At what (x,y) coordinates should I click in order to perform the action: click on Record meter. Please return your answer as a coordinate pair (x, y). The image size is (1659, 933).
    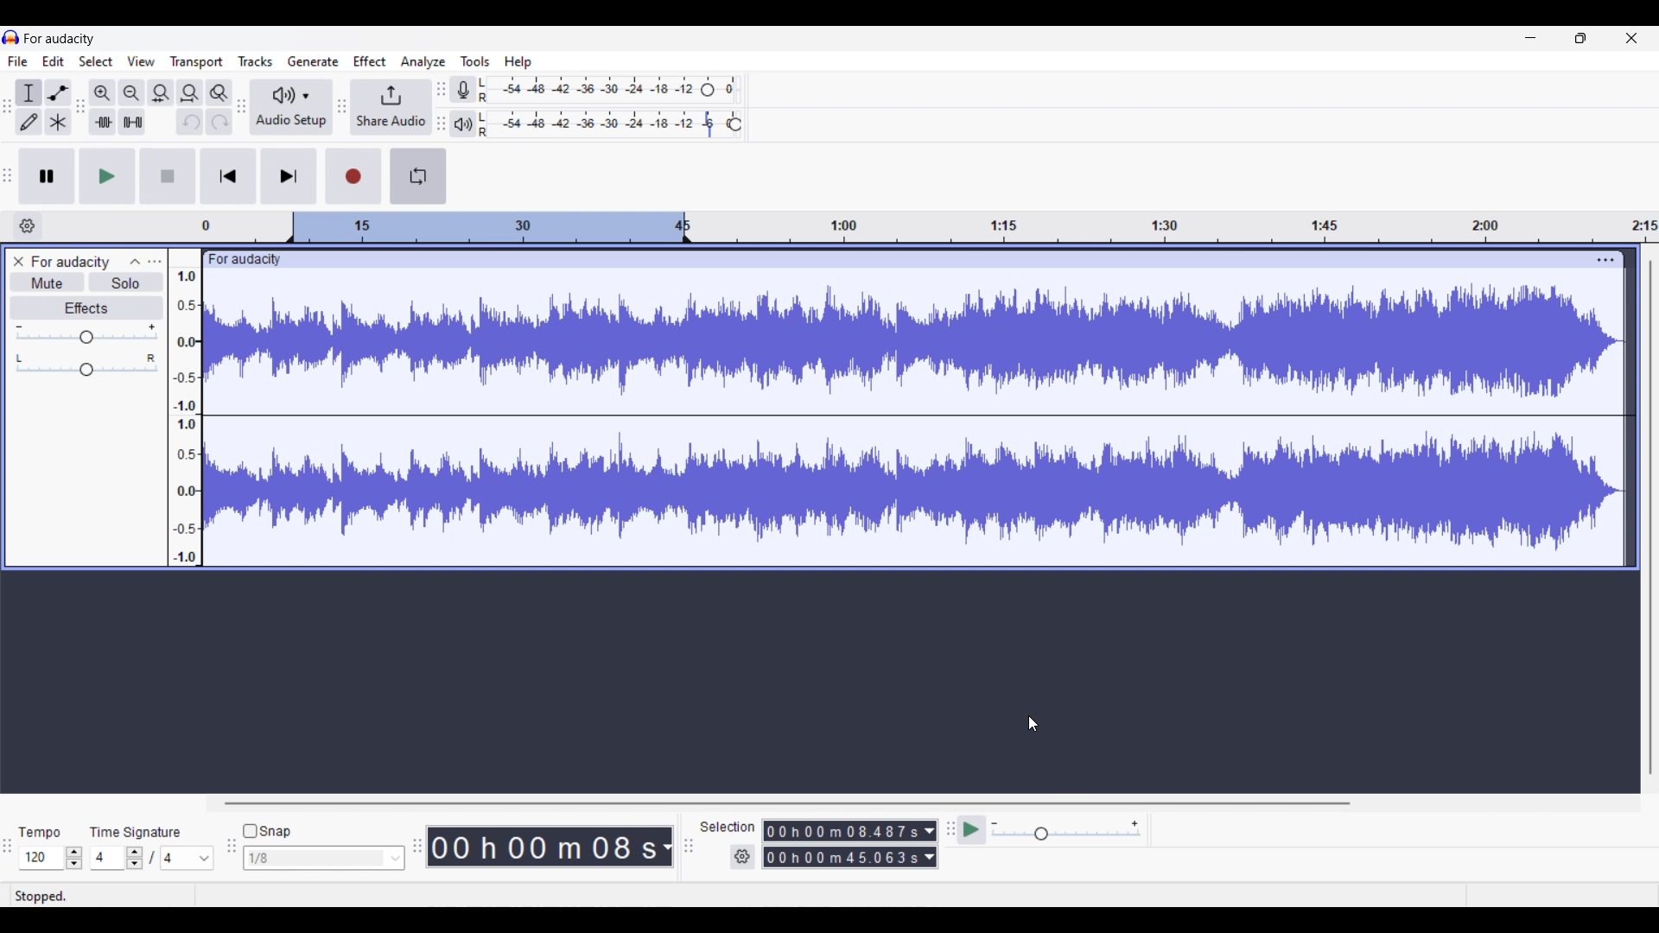
    Looking at the image, I should click on (464, 90).